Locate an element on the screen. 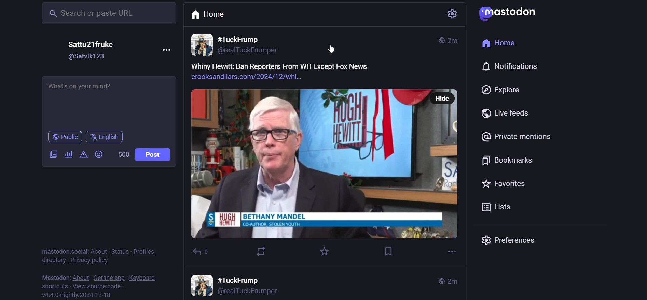  about is located at coordinates (97, 251).